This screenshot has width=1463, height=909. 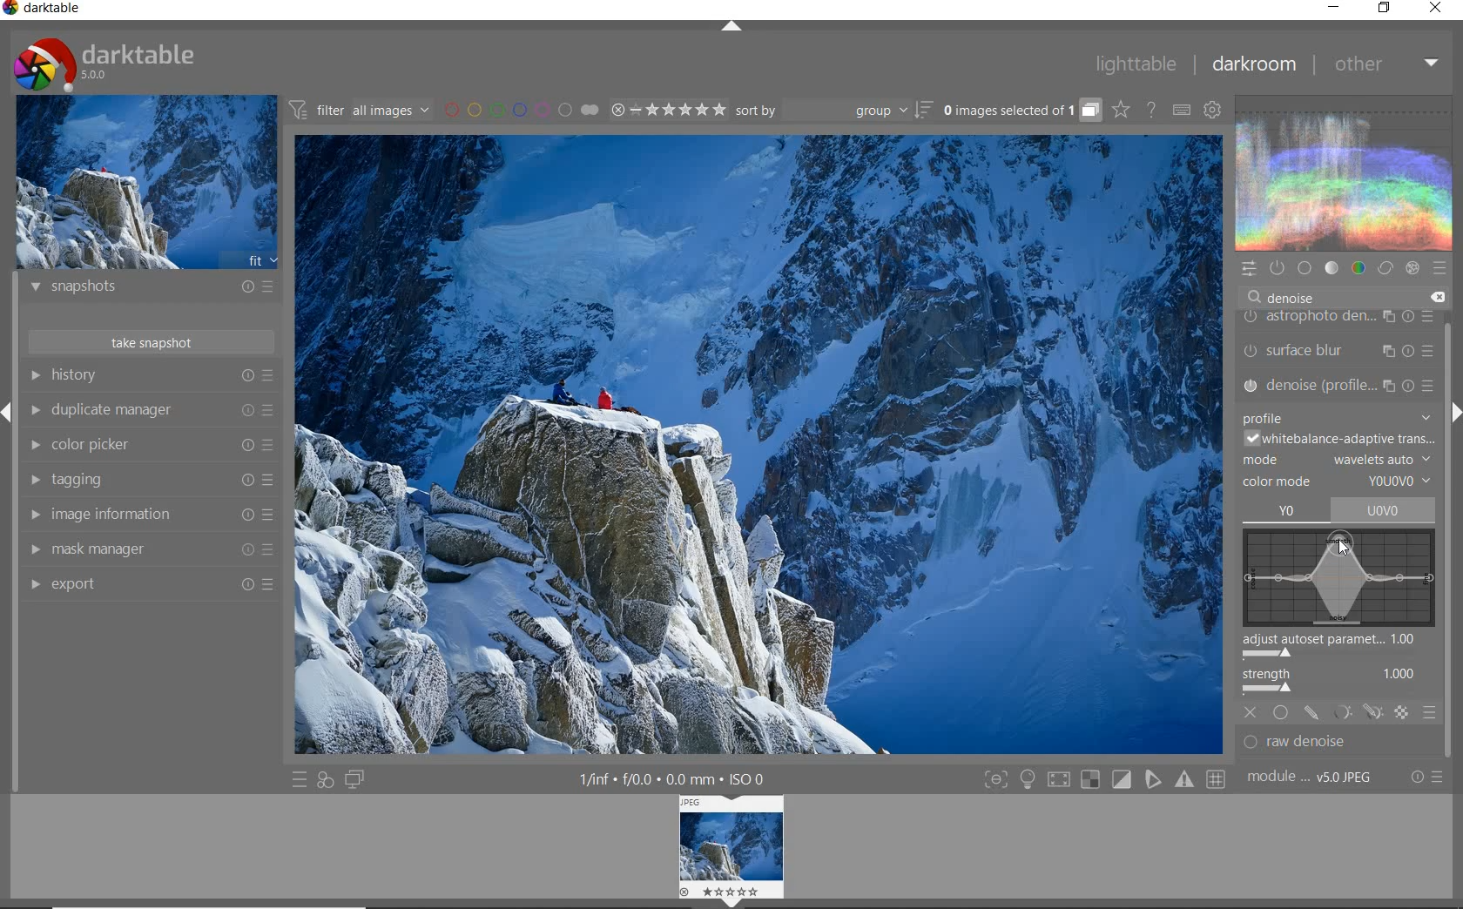 What do you see at coordinates (1448, 469) in the screenshot?
I see `scrollbar` at bounding box center [1448, 469].